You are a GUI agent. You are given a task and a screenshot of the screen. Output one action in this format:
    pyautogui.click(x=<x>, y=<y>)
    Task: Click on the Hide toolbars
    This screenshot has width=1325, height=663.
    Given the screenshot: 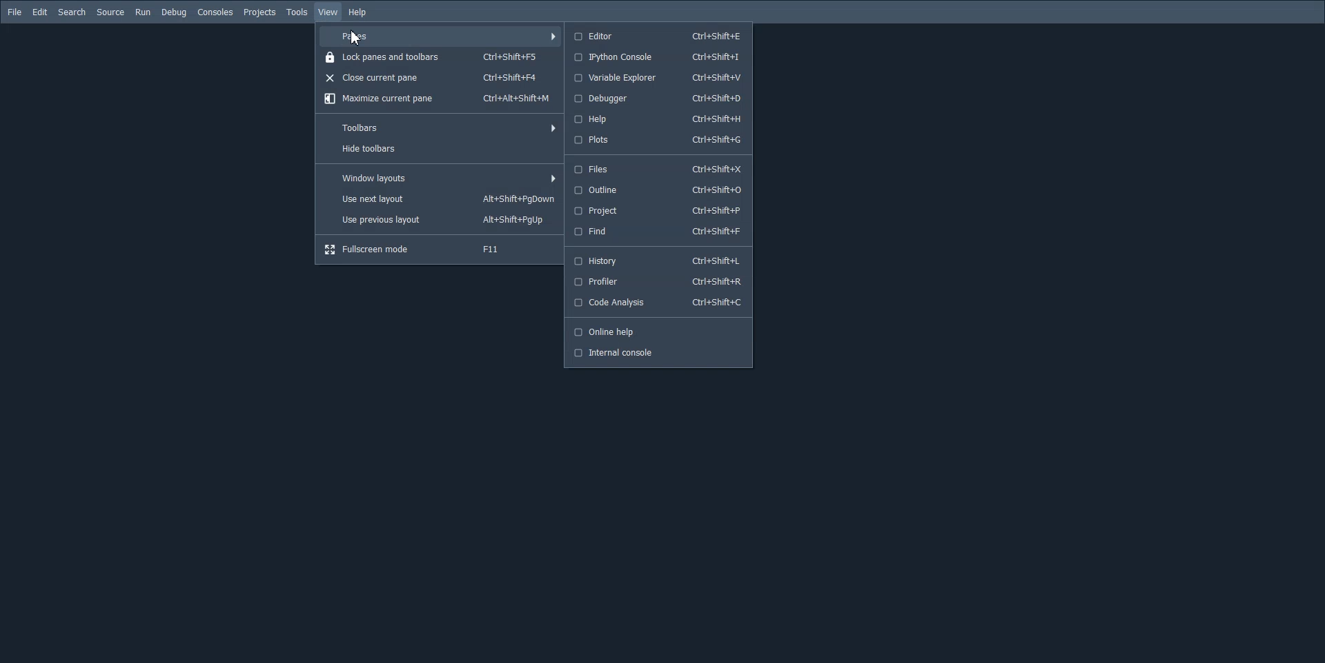 What is the action you would take?
    pyautogui.click(x=440, y=148)
    